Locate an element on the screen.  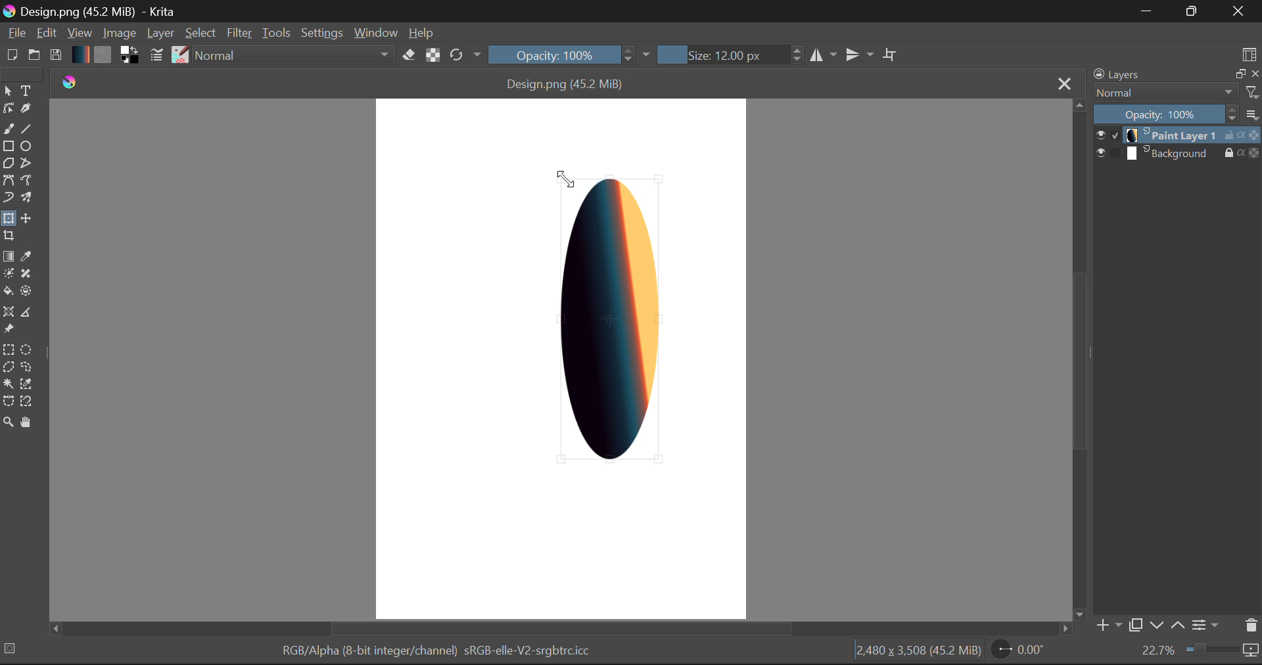
Rectangle is located at coordinates (9, 147).